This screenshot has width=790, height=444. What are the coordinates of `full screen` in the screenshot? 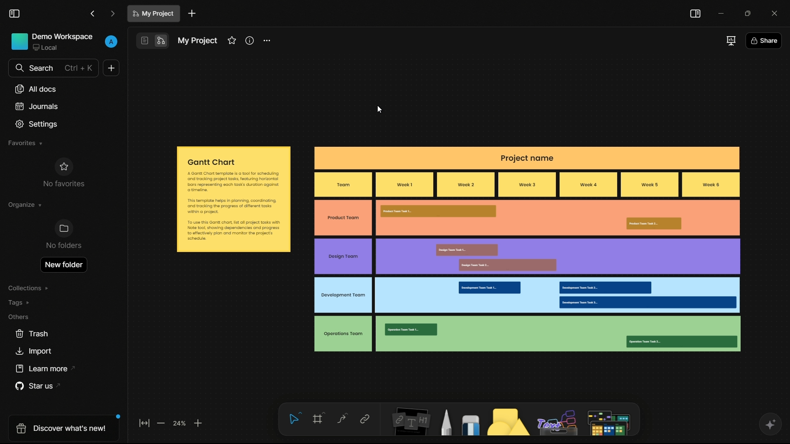 It's located at (730, 41).